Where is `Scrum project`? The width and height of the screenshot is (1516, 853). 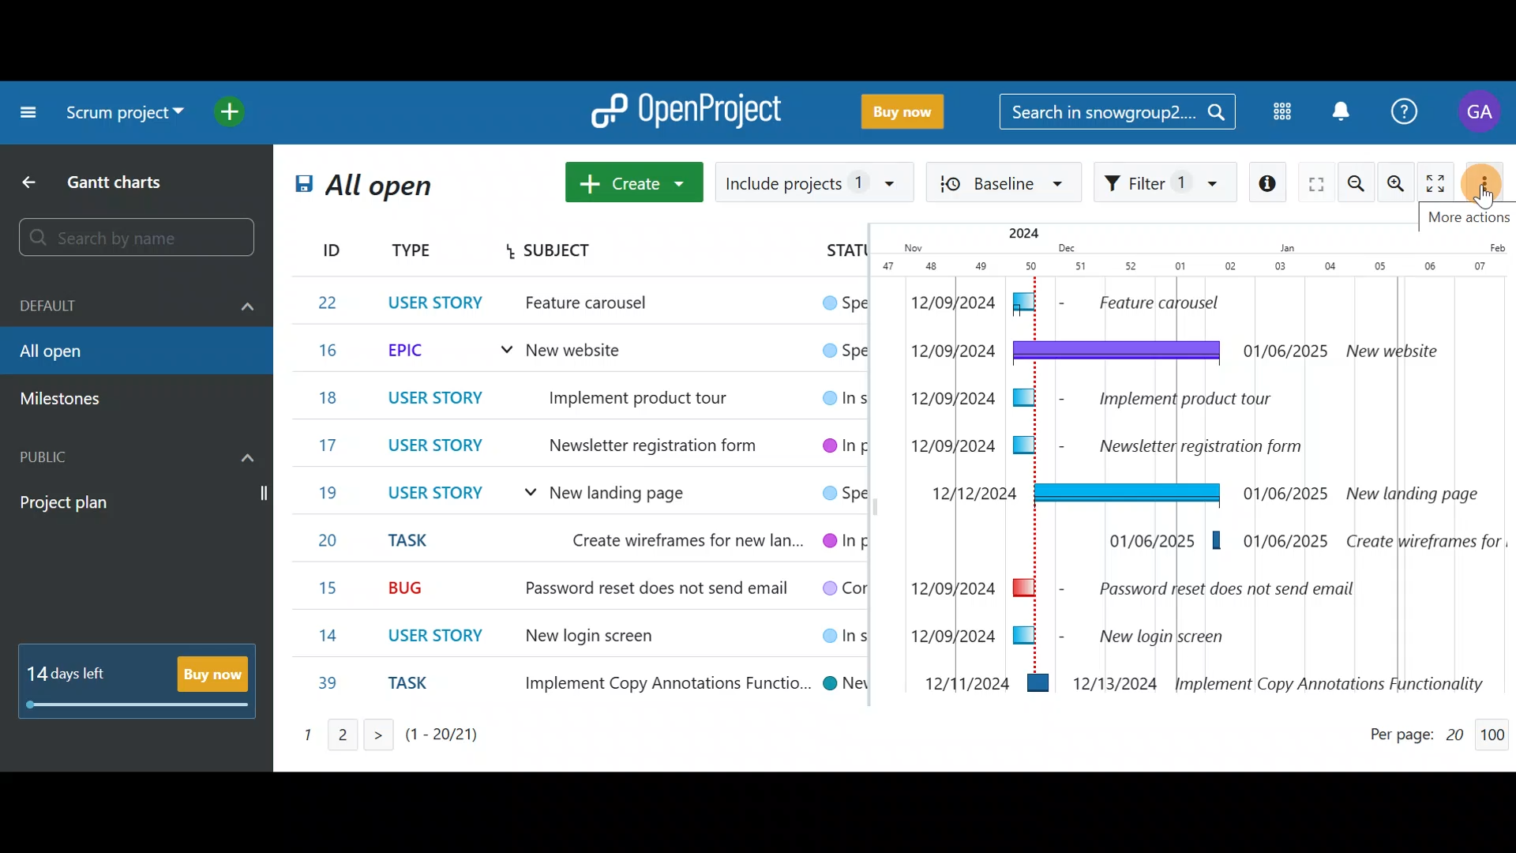
Scrum project is located at coordinates (123, 112).